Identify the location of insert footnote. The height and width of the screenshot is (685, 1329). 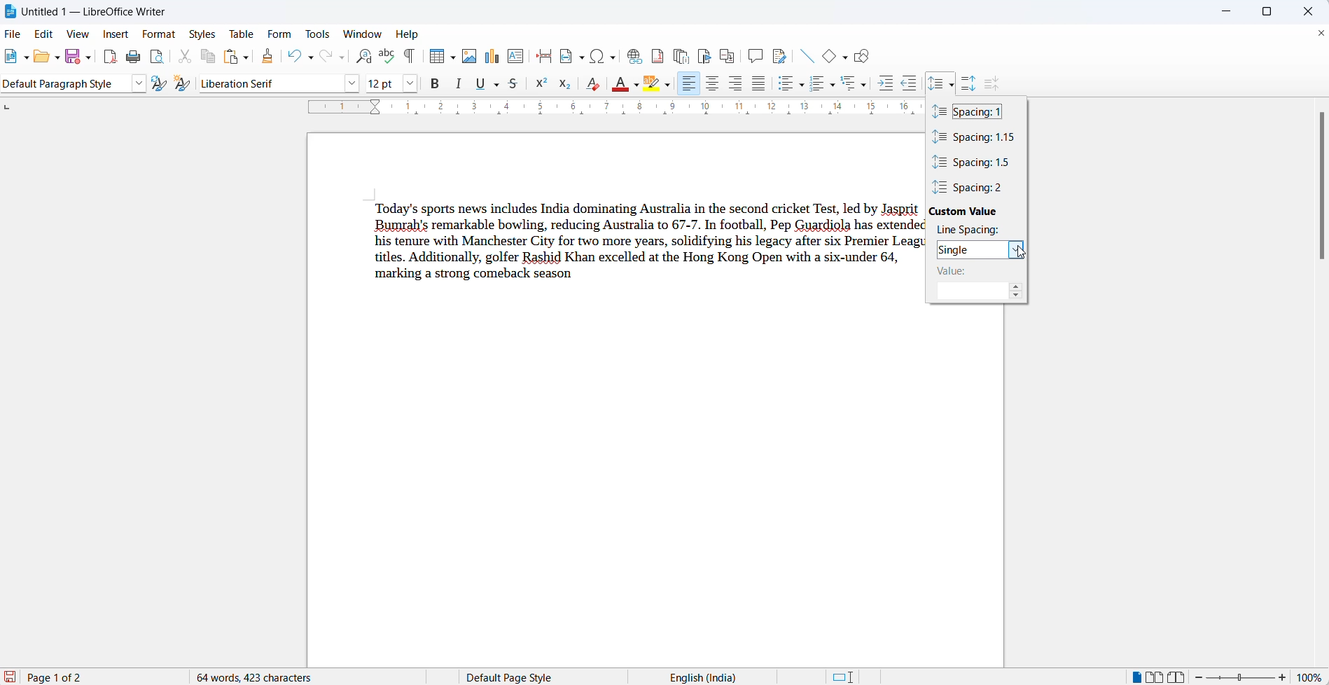
(656, 55).